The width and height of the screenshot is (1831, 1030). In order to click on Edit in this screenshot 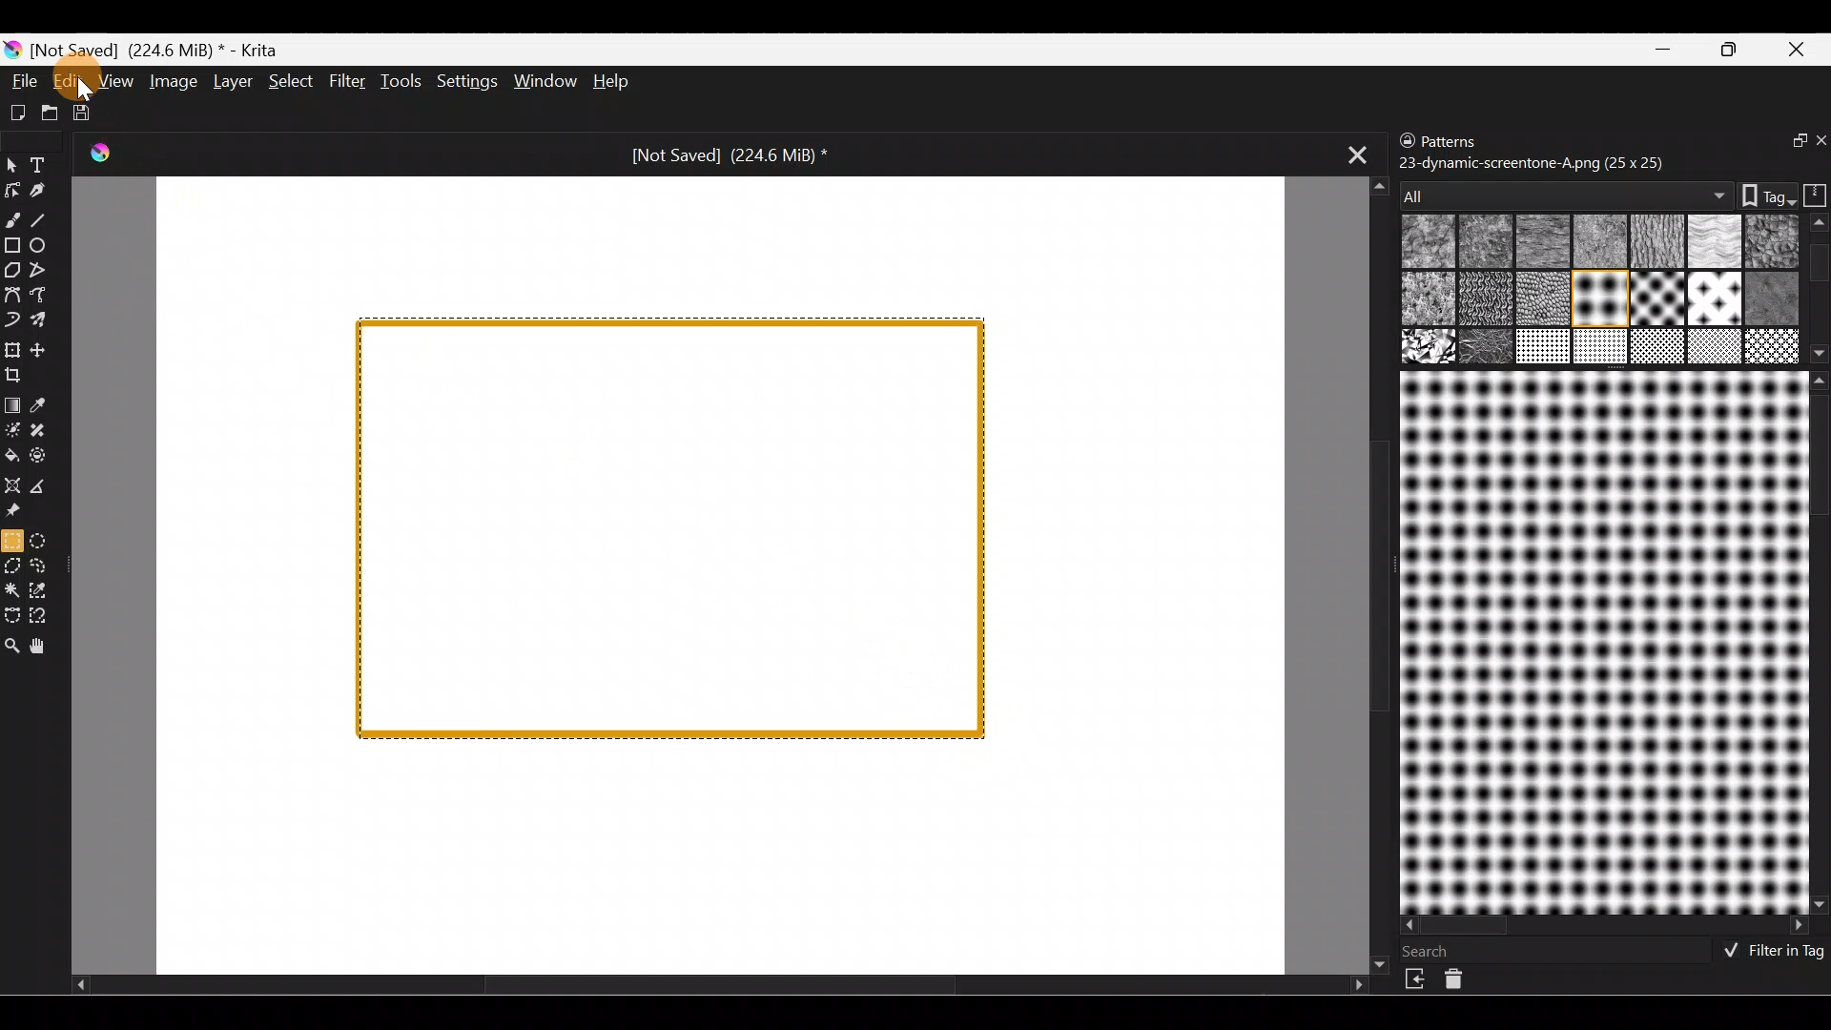, I will do `click(72, 82)`.